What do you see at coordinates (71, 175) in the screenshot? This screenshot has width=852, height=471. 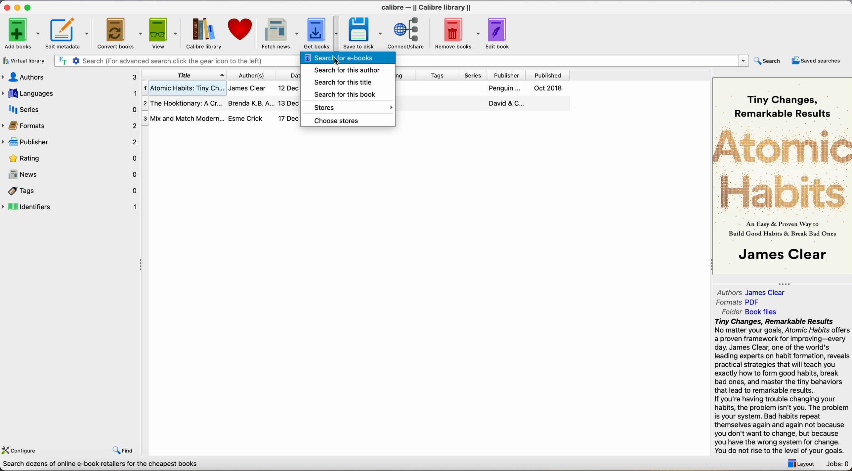 I see `news` at bounding box center [71, 175].